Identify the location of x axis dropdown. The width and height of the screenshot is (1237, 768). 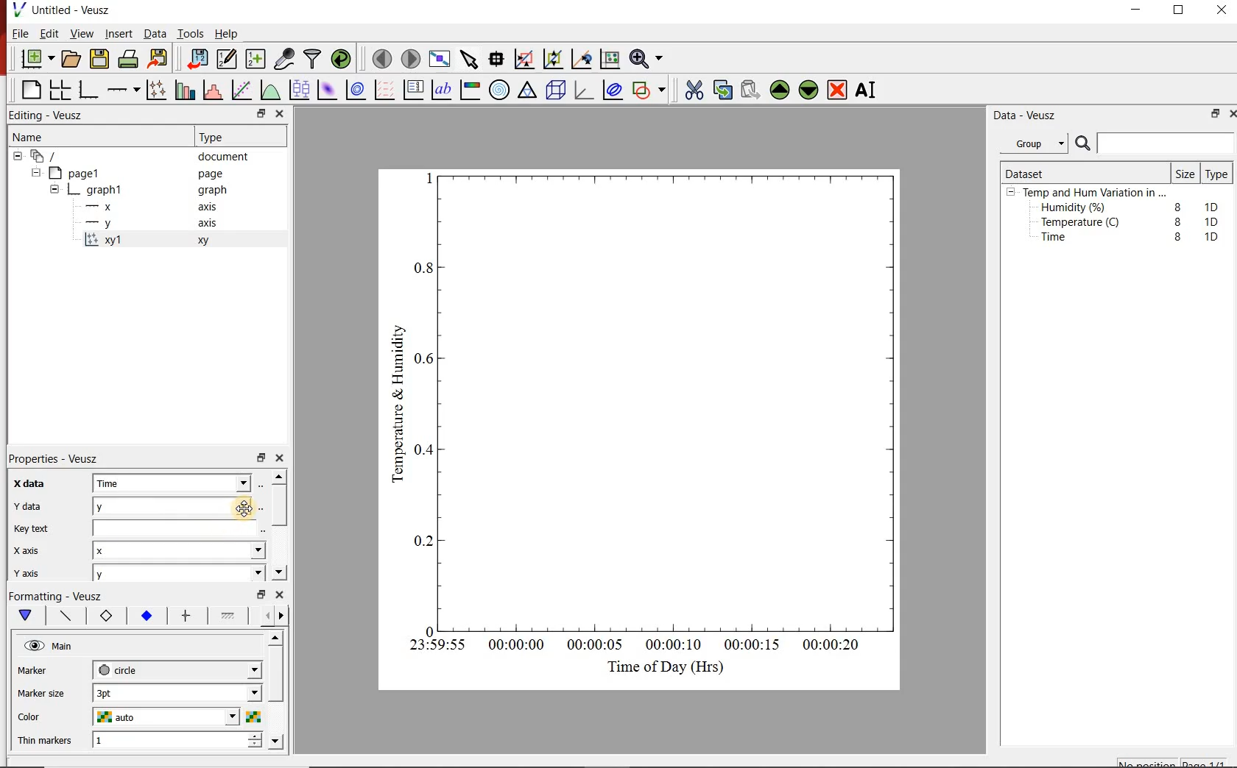
(242, 551).